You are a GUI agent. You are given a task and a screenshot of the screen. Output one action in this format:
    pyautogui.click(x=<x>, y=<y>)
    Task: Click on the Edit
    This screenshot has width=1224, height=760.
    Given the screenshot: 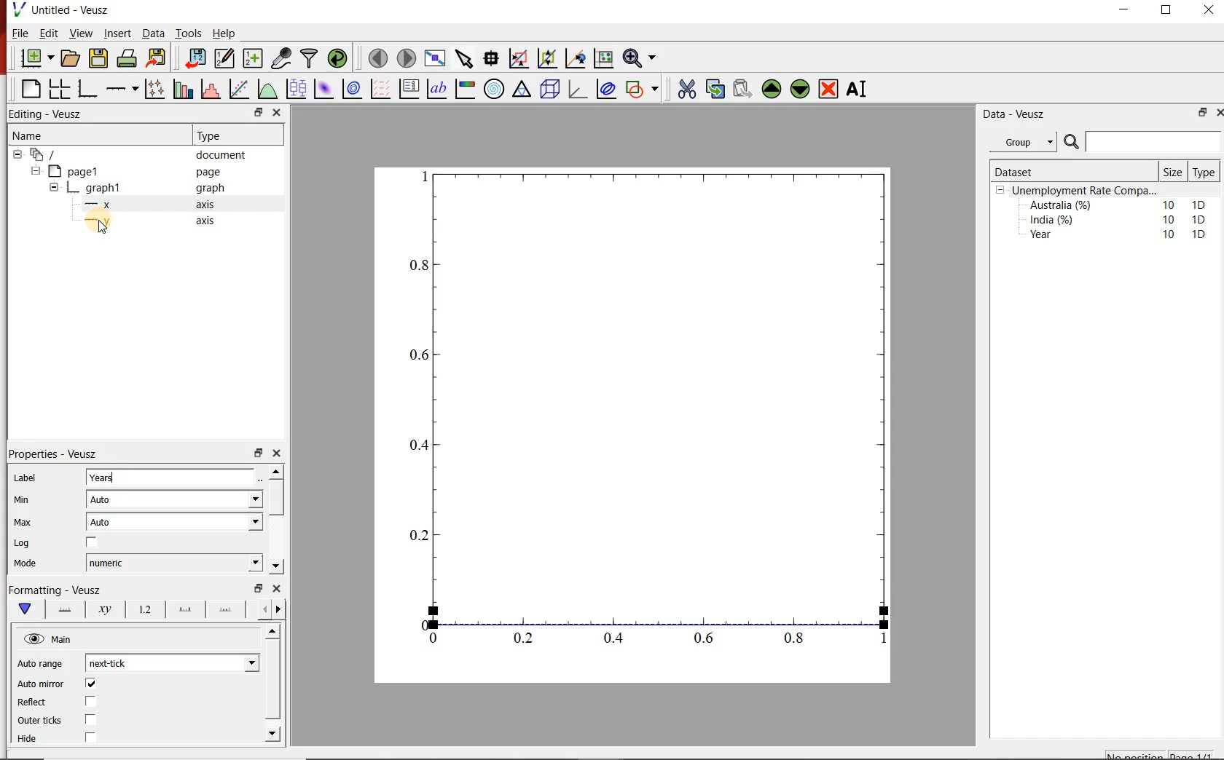 What is the action you would take?
    pyautogui.click(x=47, y=33)
    